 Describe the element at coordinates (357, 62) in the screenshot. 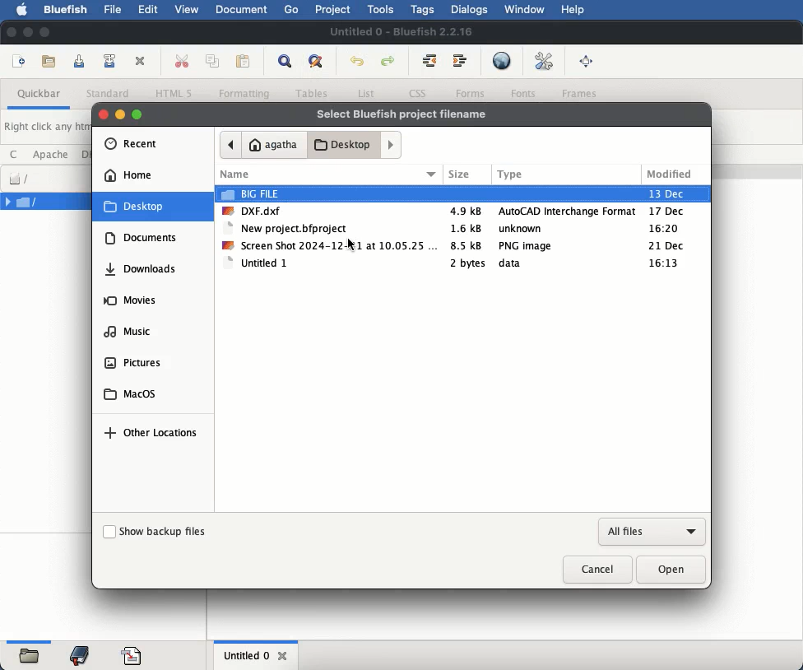

I see `undo` at that location.